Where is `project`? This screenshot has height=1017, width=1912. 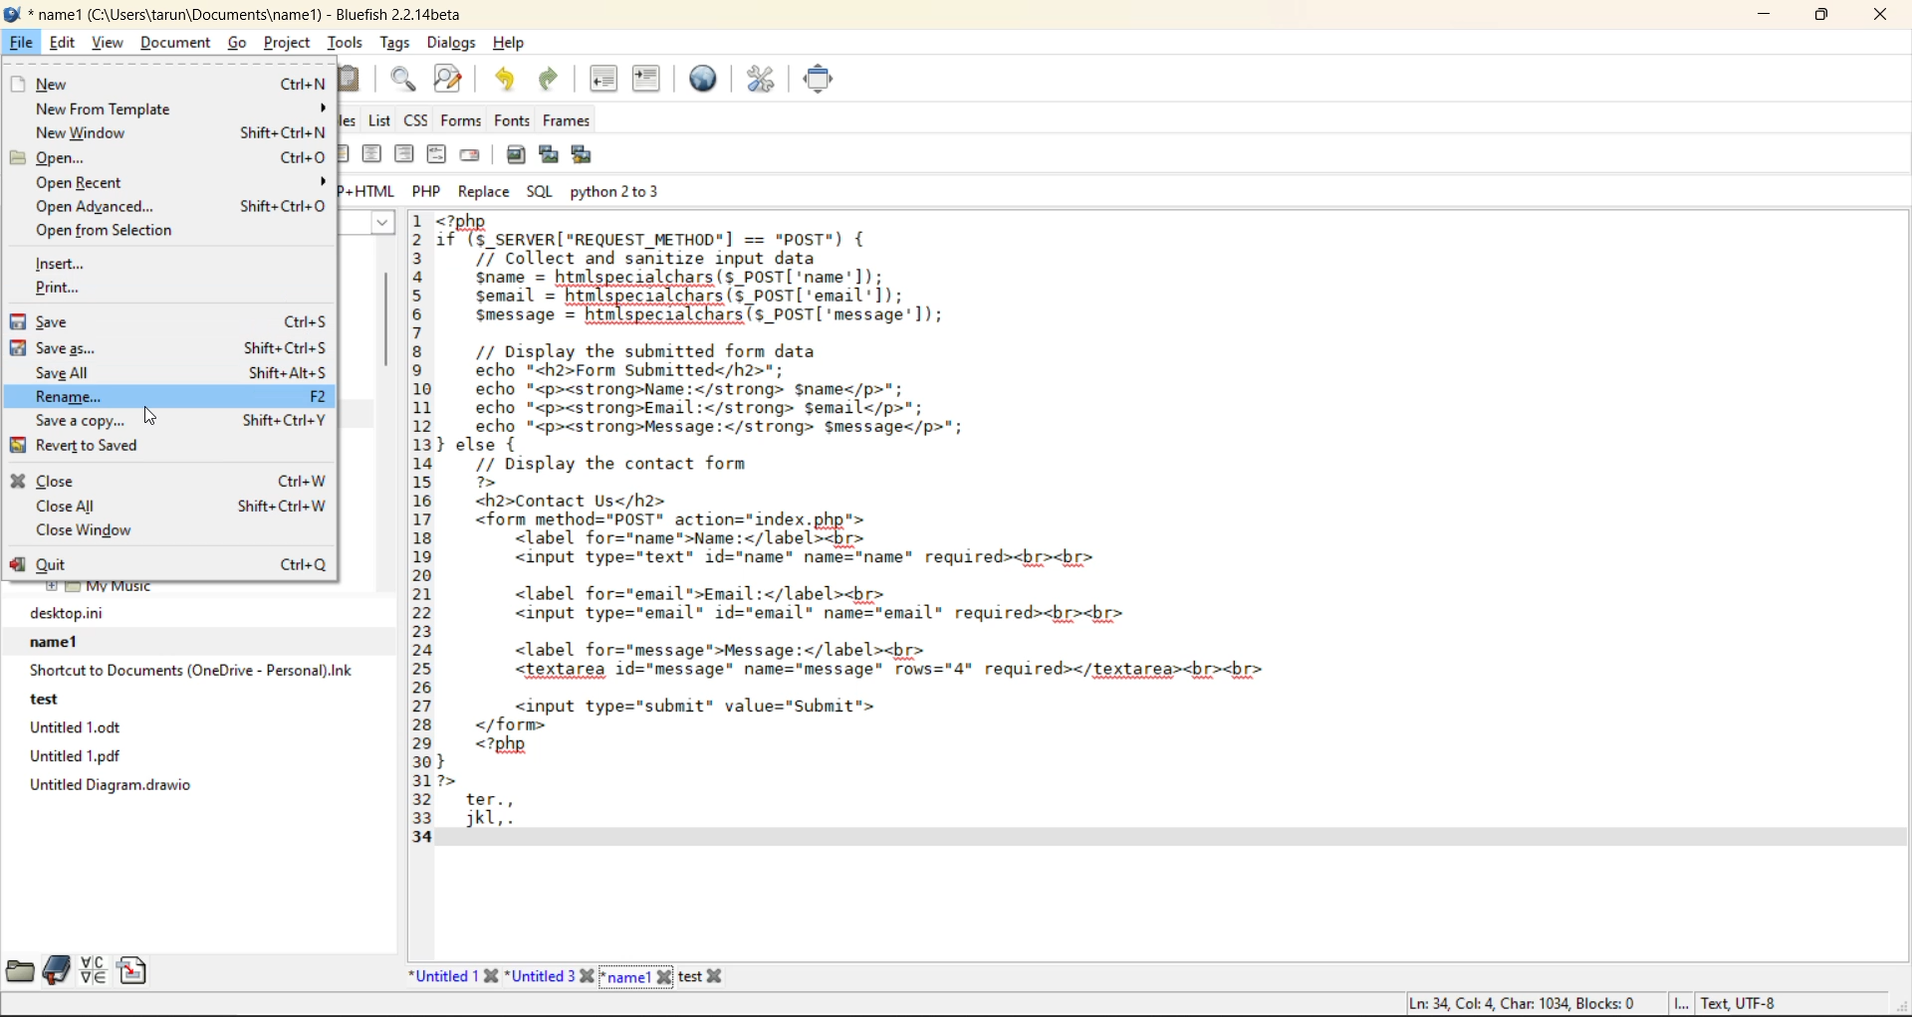 project is located at coordinates (288, 43).